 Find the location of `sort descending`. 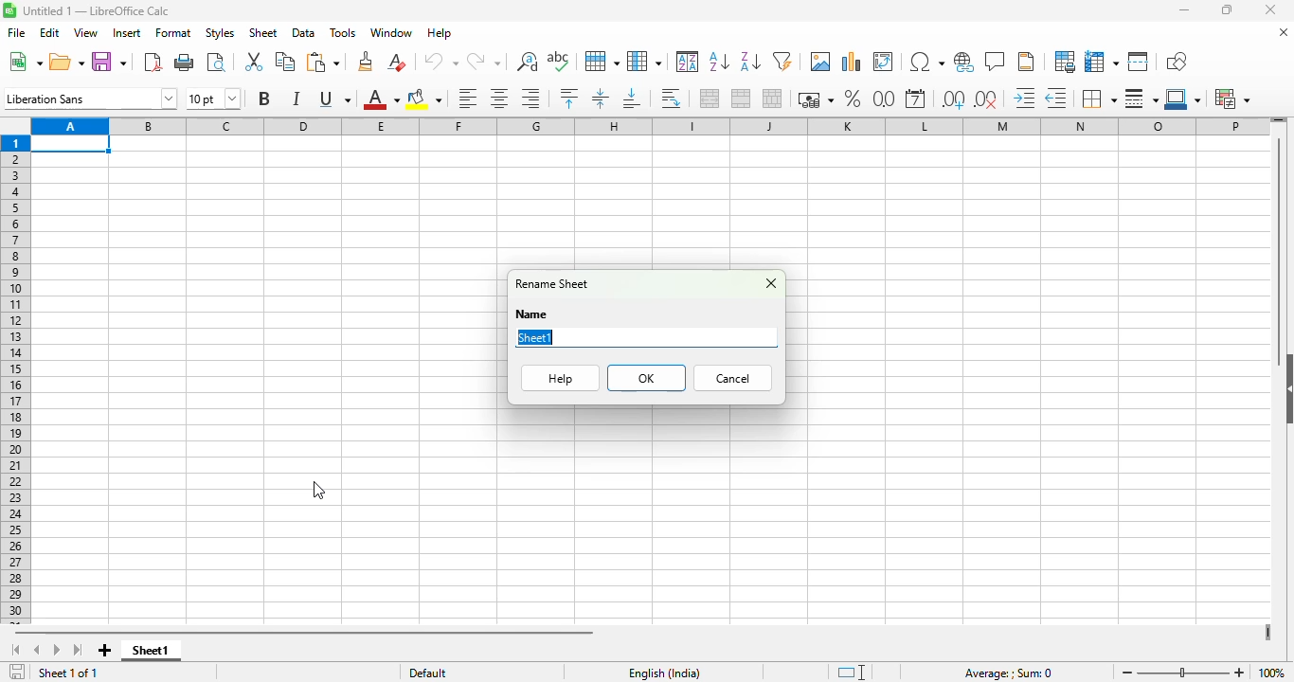

sort descending is located at coordinates (750, 63).